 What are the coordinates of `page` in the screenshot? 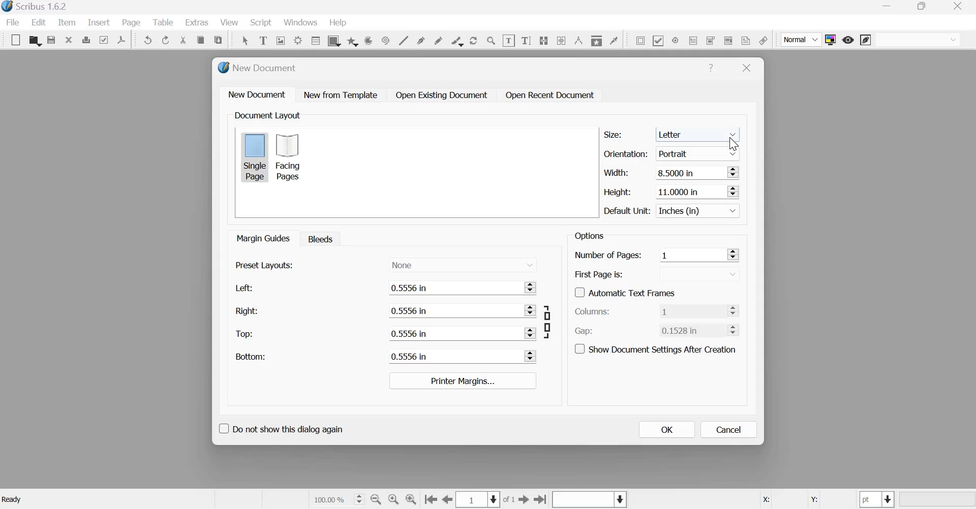 It's located at (132, 22).